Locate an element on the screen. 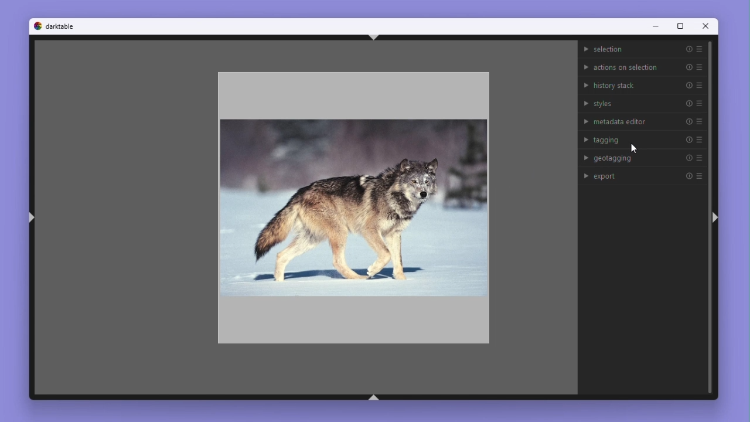 The image size is (750, 422). ctrl+shift+t is located at coordinates (374, 37).